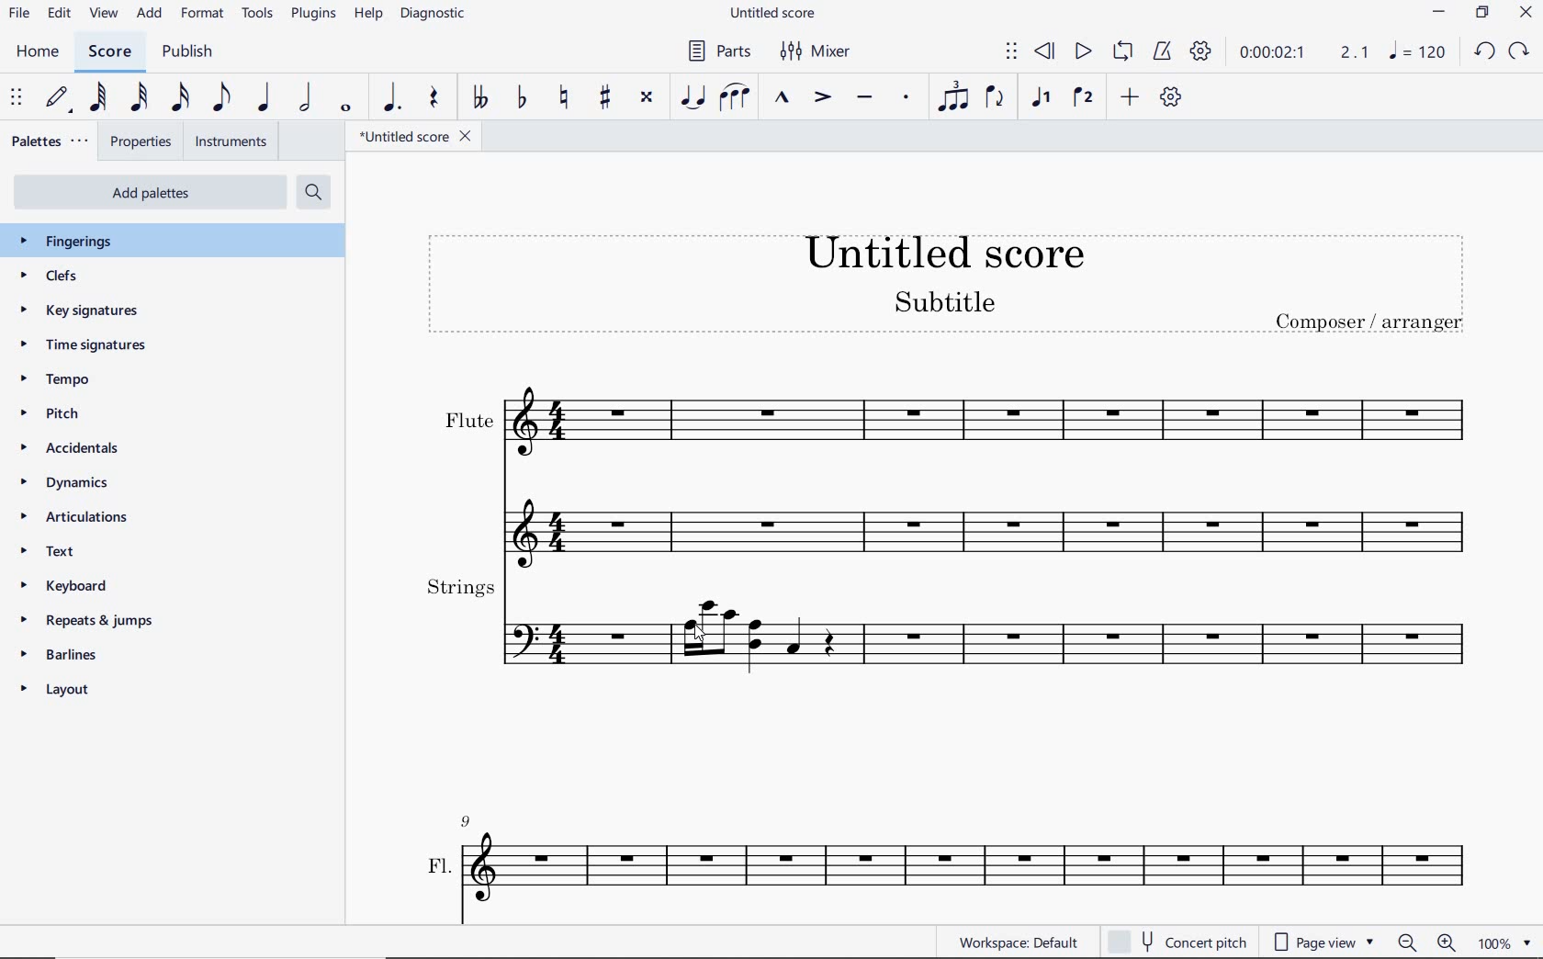 This screenshot has height=959, width=1543. What do you see at coordinates (100, 96) in the screenshot?
I see `64th note` at bounding box center [100, 96].